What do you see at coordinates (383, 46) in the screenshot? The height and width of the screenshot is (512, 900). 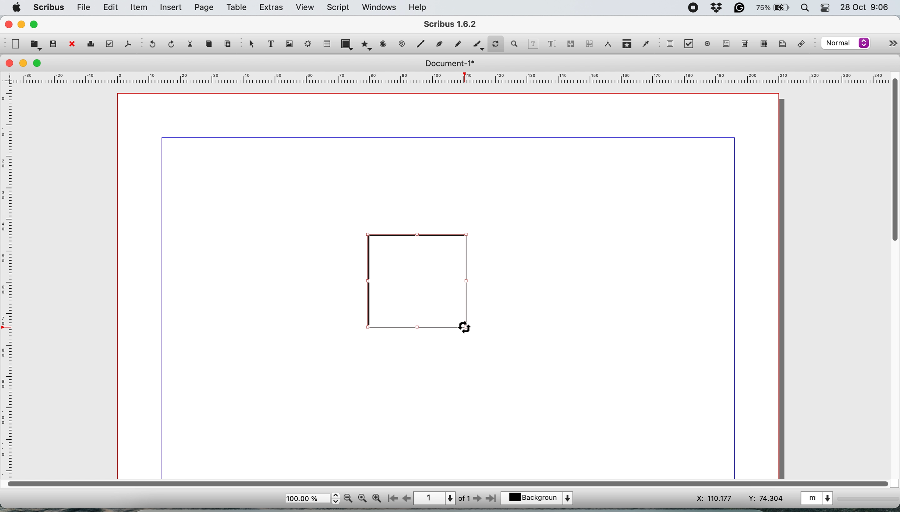 I see `arc` at bounding box center [383, 46].